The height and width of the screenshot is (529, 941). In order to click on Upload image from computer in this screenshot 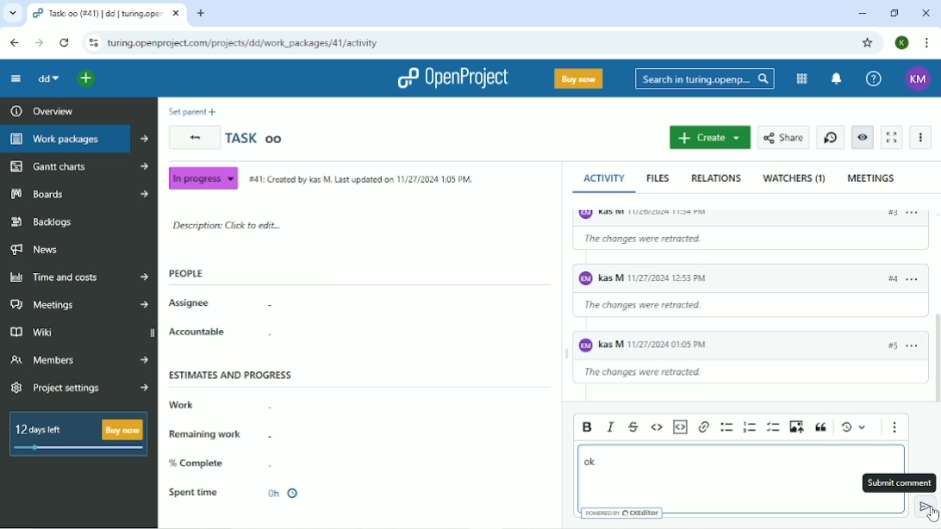, I will do `click(796, 426)`.